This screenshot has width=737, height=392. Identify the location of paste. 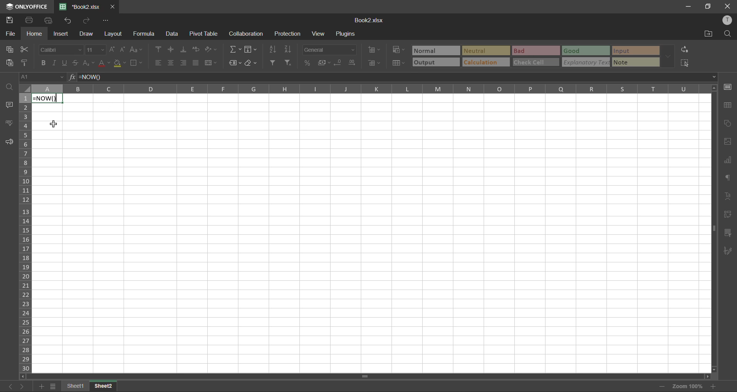
(12, 63).